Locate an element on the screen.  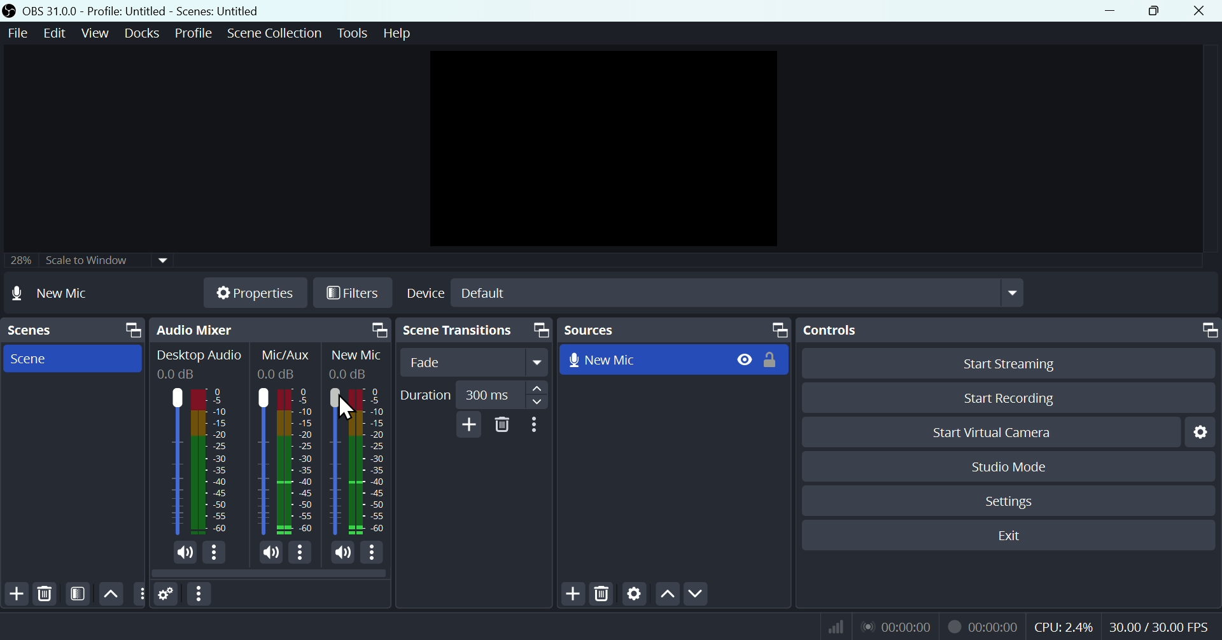
Duration is located at coordinates (472, 395).